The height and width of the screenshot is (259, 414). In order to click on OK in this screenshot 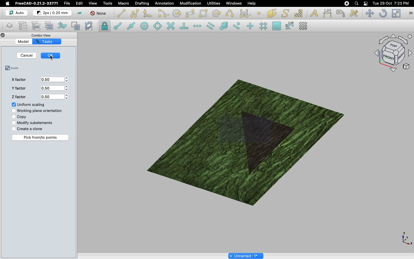, I will do `click(51, 55)`.